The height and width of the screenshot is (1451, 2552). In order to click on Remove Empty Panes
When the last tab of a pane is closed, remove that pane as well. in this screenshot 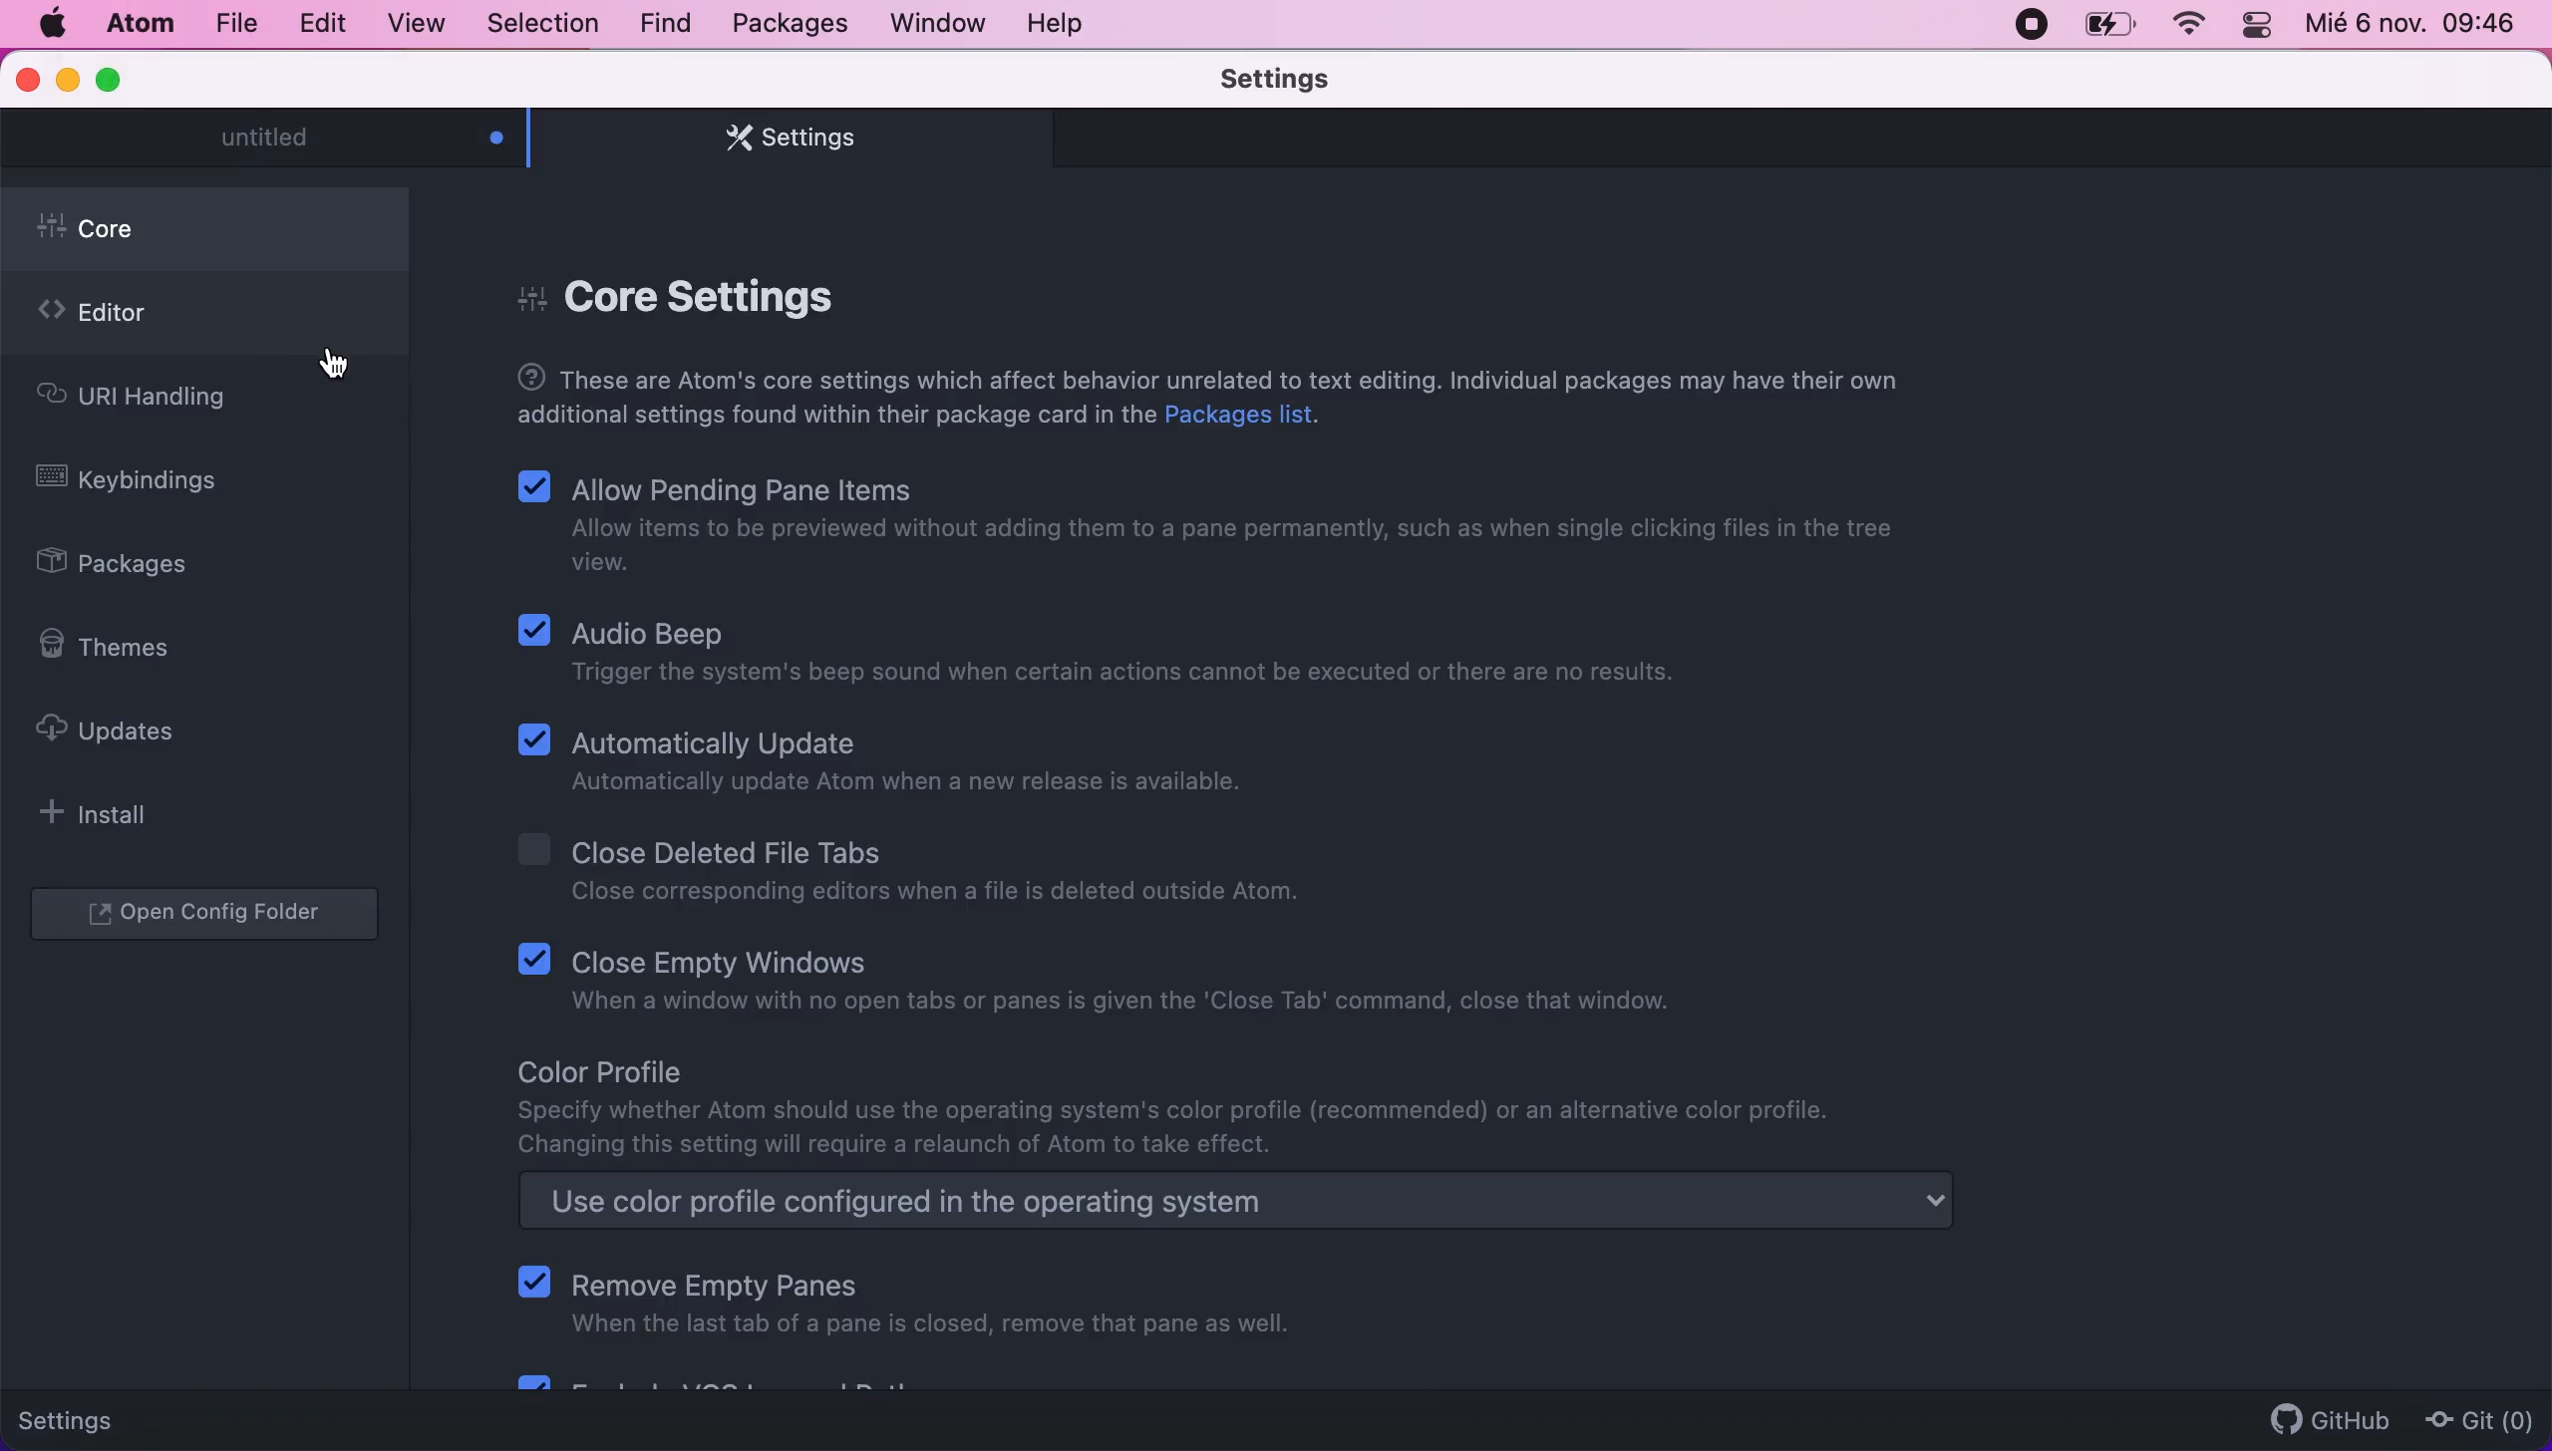, I will do `click(924, 1306)`.